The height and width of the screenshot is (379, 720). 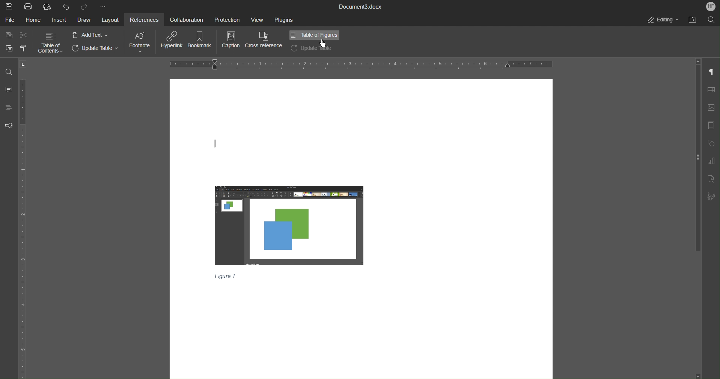 I want to click on Shapes Settings, so click(x=711, y=144).